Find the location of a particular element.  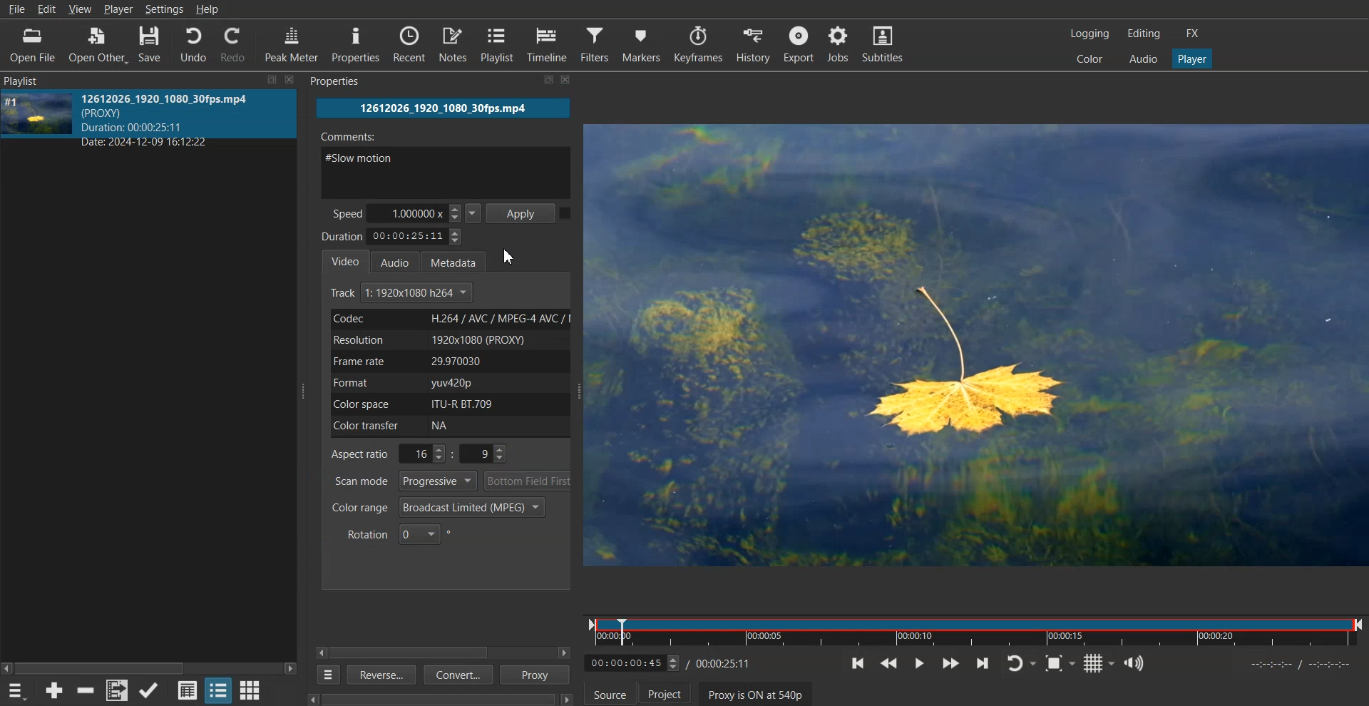

Apply is located at coordinates (523, 212).